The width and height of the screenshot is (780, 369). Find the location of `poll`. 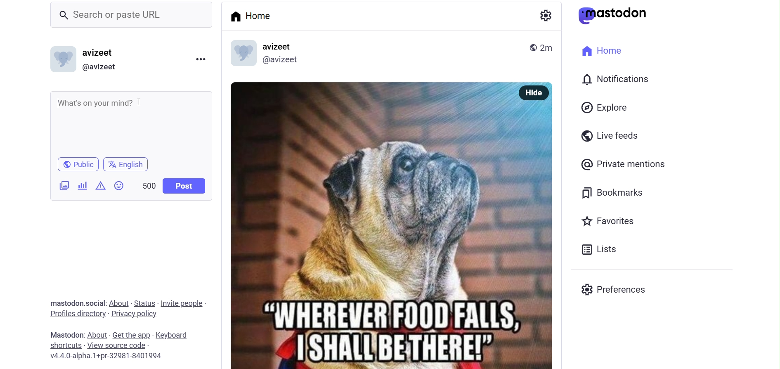

poll is located at coordinates (83, 186).